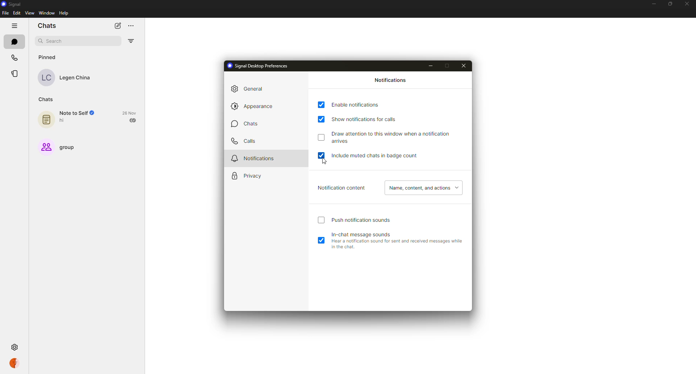  Describe the element at coordinates (17, 364) in the screenshot. I see `quick settings` at that location.